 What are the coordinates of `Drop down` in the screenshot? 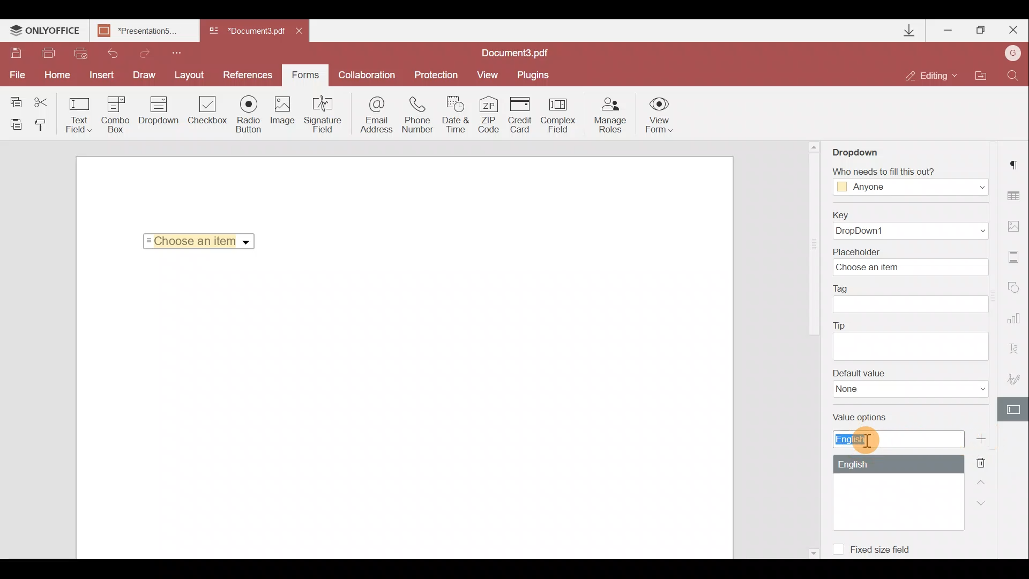 It's located at (159, 112).